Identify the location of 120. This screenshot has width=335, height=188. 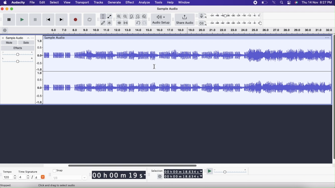
(9, 178).